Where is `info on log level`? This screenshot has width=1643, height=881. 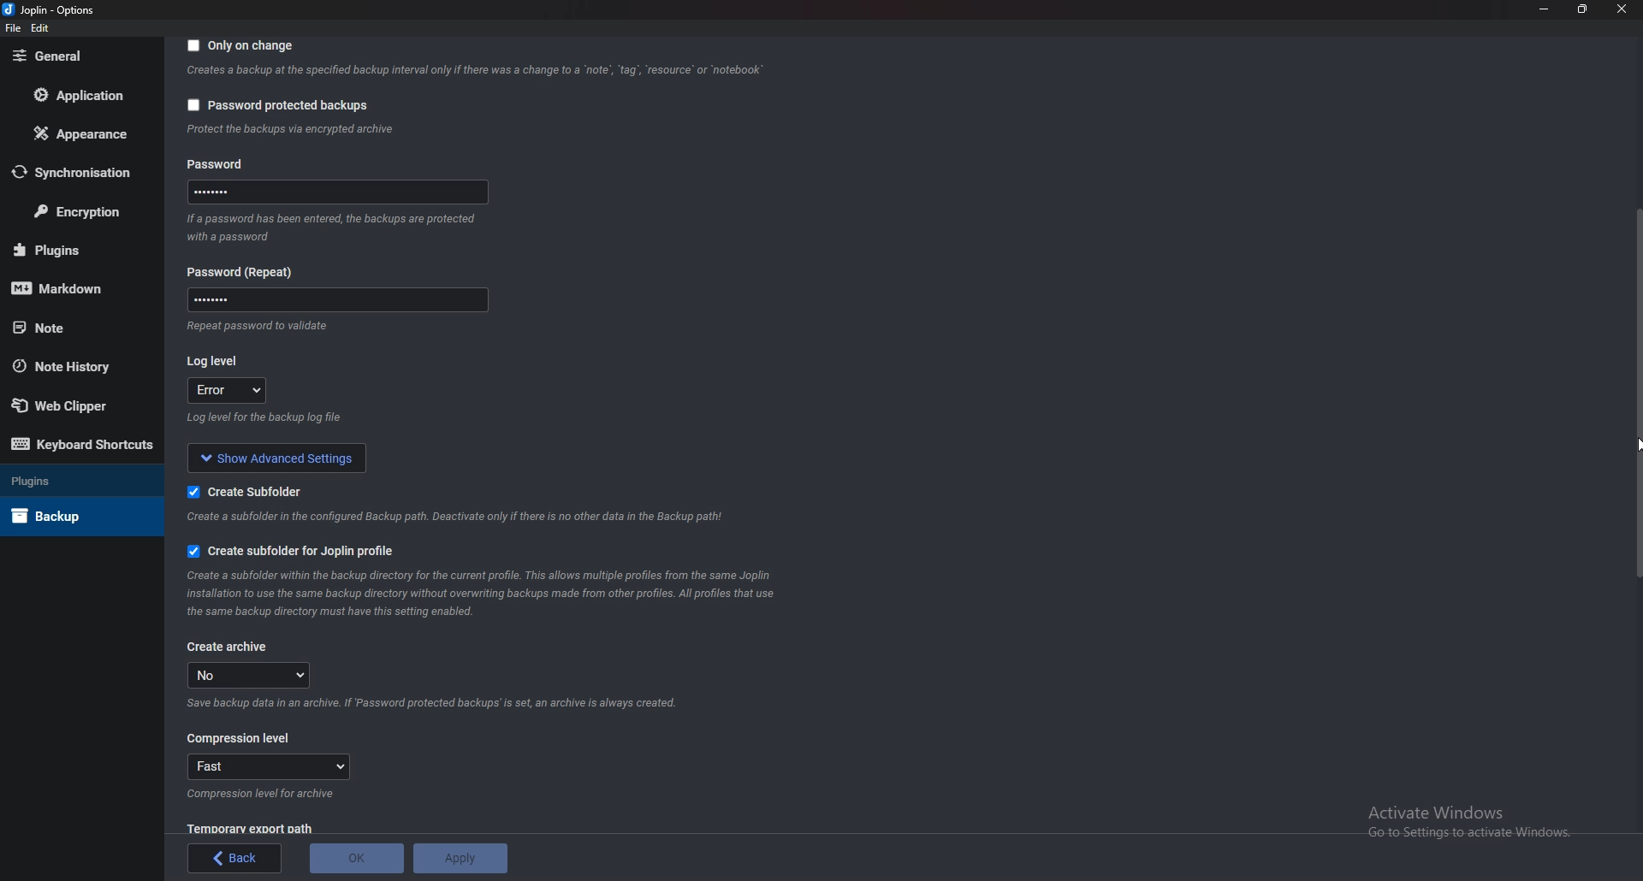
info on log level is located at coordinates (266, 418).